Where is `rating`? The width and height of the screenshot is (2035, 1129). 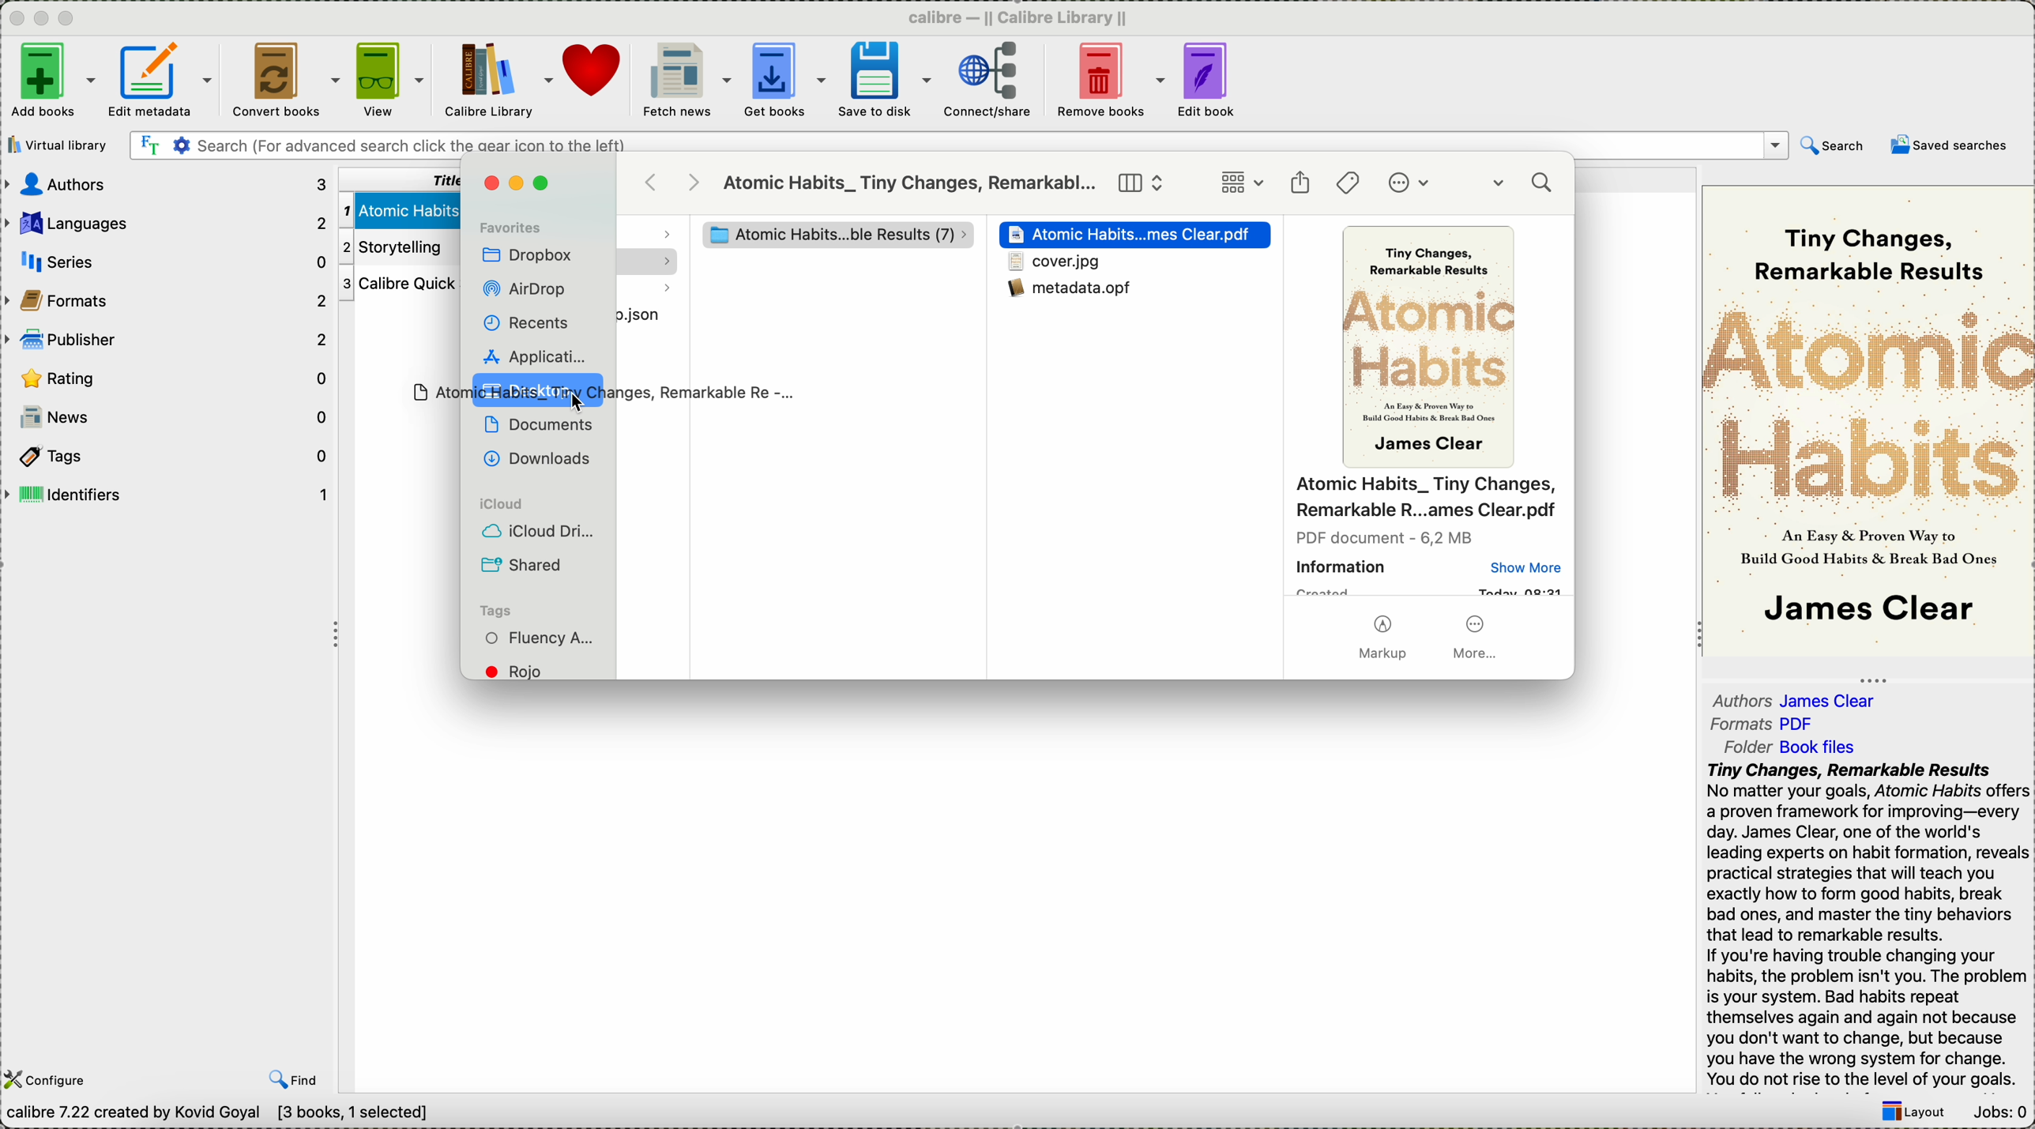
rating is located at coordinates (171, 378).